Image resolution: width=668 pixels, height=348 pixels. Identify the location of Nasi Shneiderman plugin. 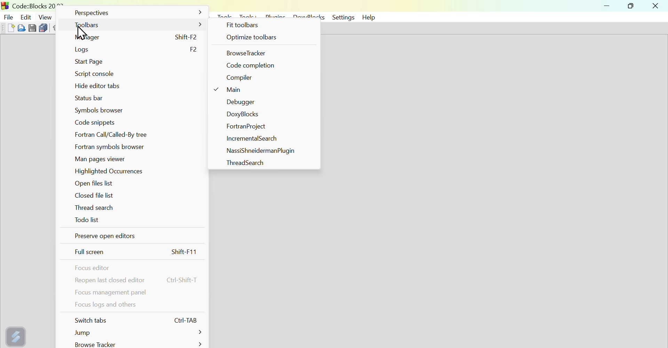
(259, 150).